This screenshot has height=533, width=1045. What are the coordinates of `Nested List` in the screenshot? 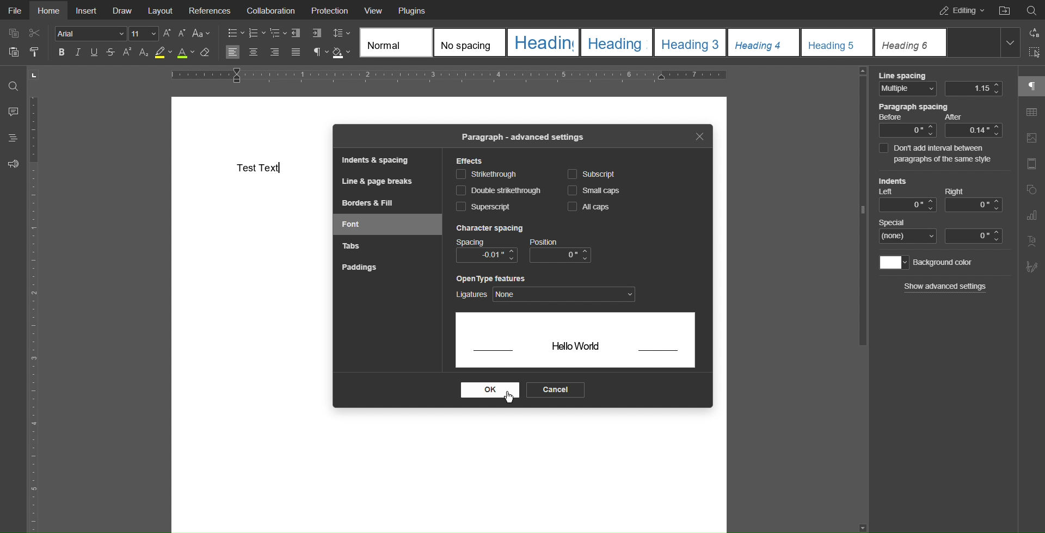 It's located at (278, 34).